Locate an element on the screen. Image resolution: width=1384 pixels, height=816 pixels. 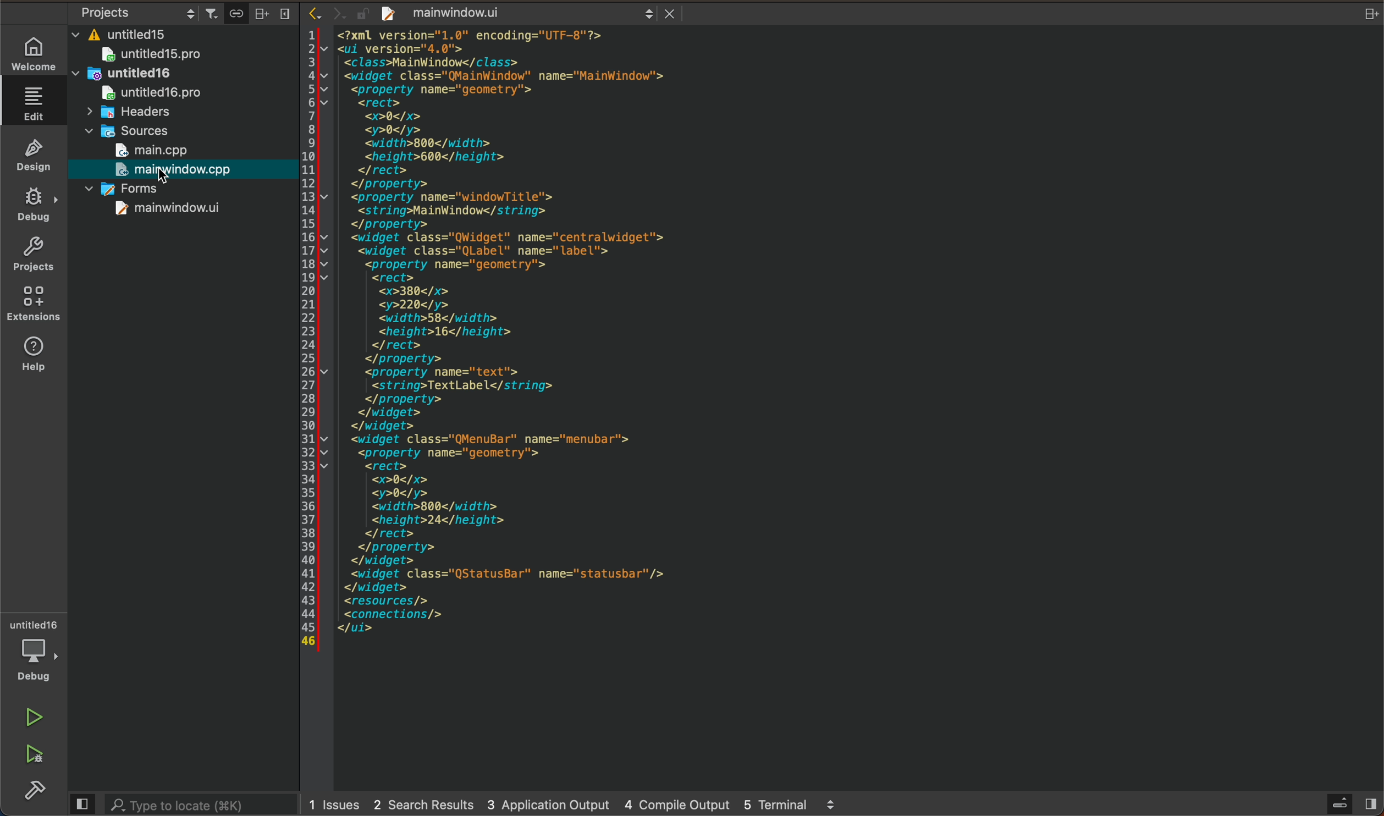
forms is located at coordinates (173, 191).